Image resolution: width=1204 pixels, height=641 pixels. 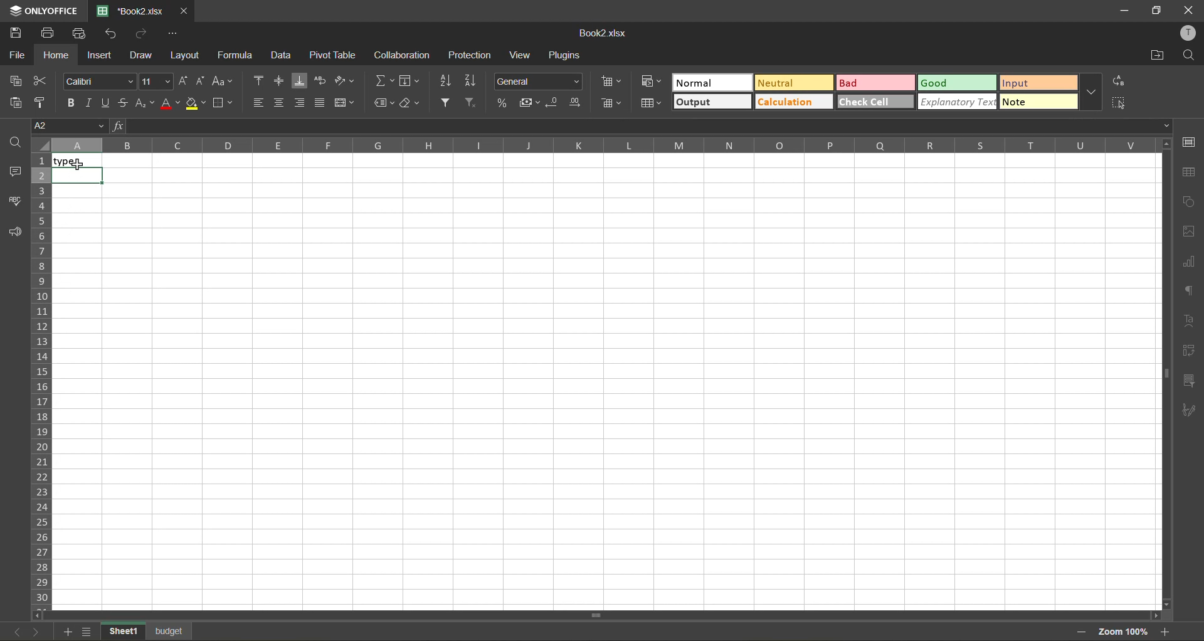 I want to click on profile, so click(x=1186, y=34).